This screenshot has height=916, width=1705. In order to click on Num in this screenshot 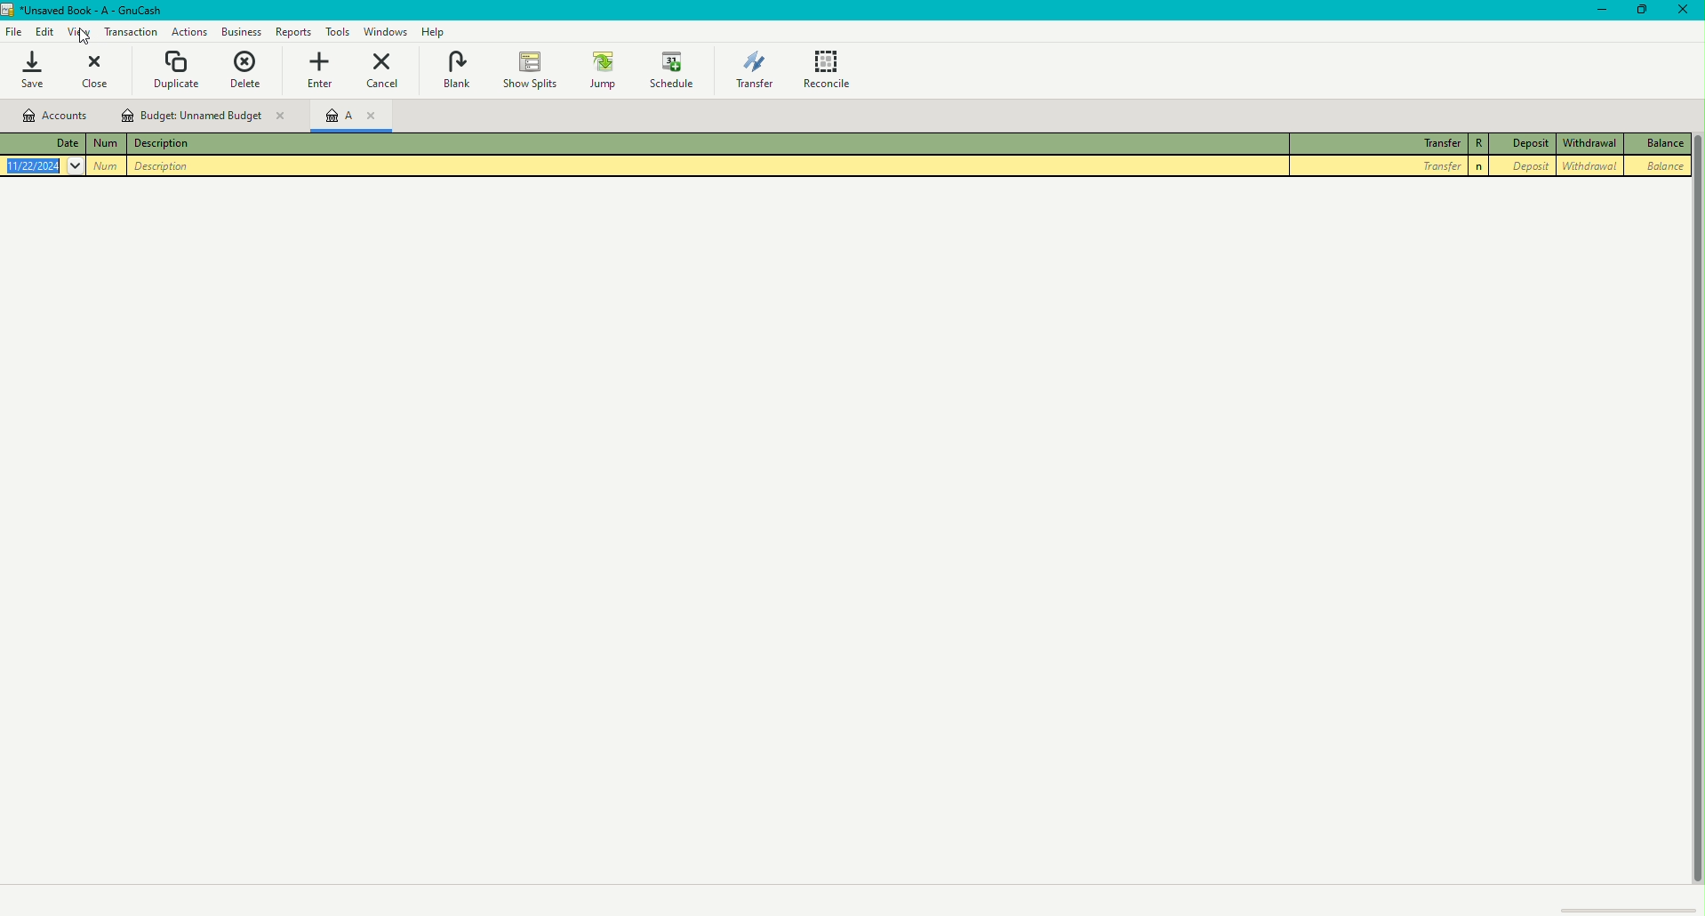, I will do `click(108, 167)`.